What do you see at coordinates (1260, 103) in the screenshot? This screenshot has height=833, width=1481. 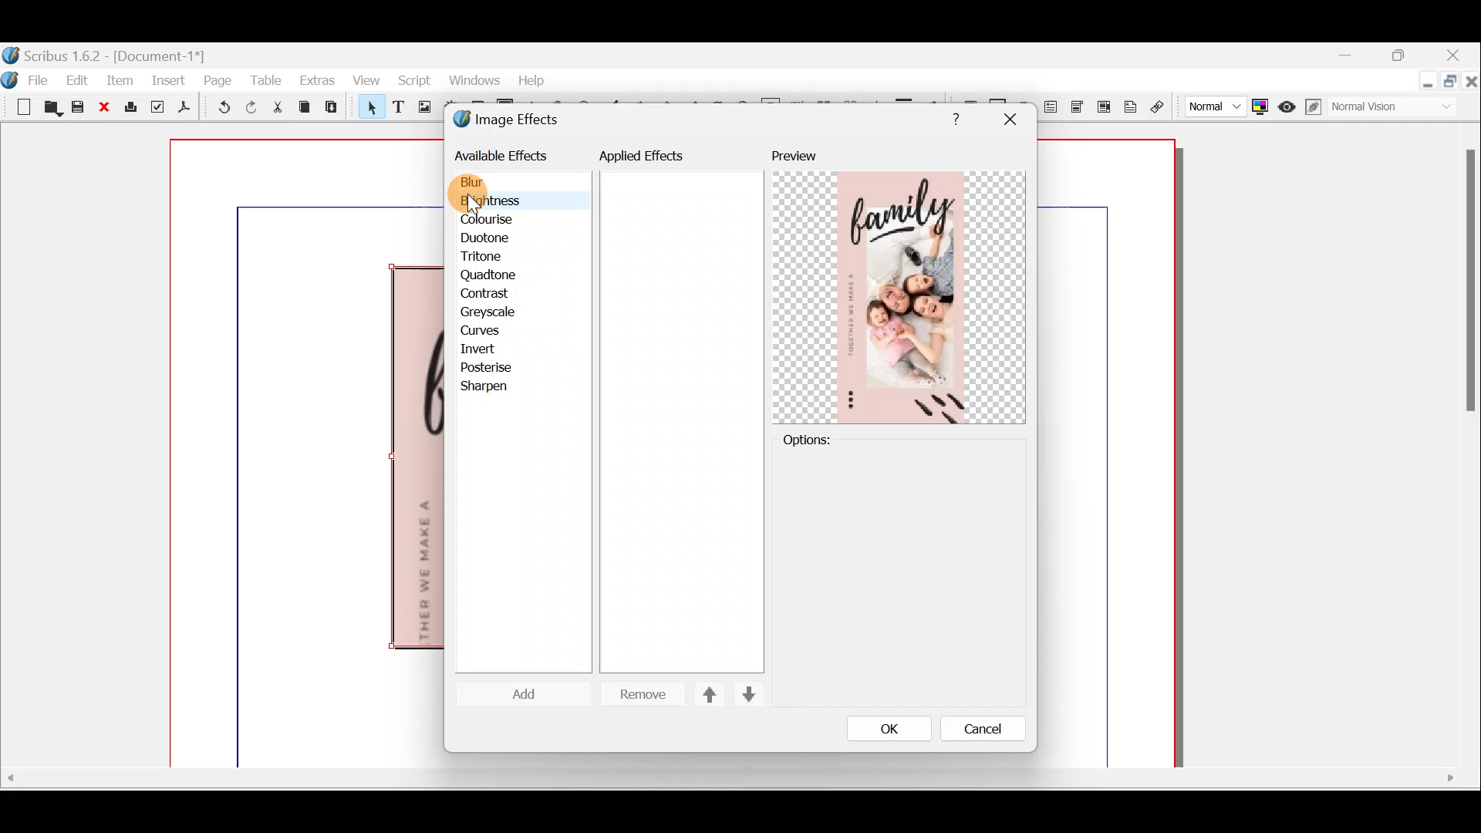 I see `Toggle colour management system` at bounding box center [1260, 103].